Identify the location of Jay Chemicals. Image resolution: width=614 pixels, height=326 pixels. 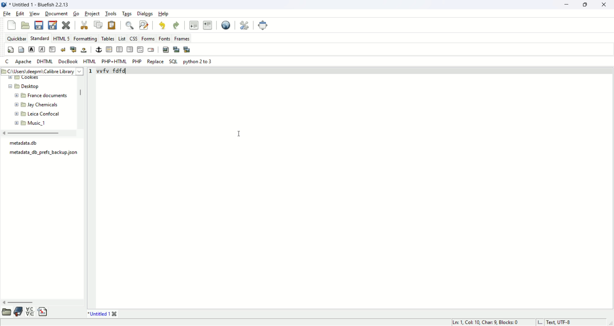
(44, 105).